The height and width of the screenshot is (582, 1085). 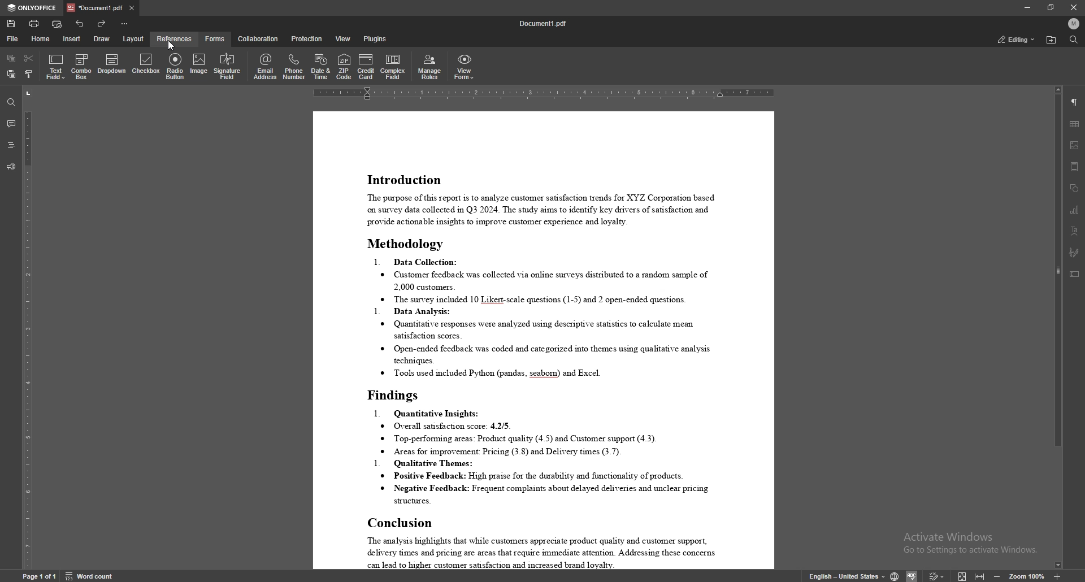 What do you see at coordinates (1075, 145) in the screenshot?
I see `image` at bounding box center [1075, 145].